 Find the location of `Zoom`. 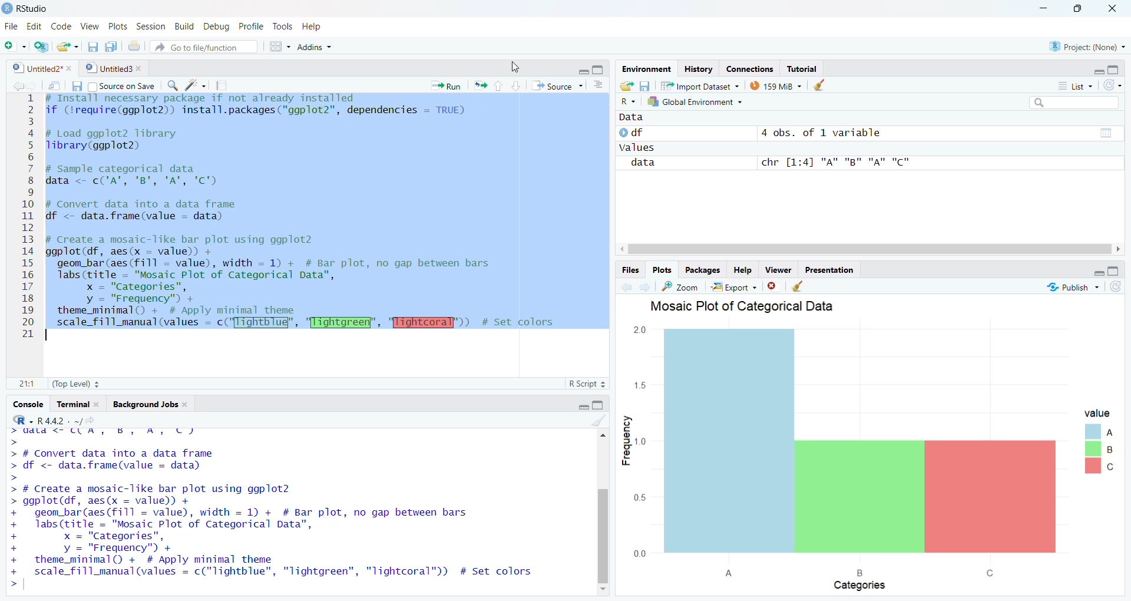

Zoom is located at coordinates (682, 287).